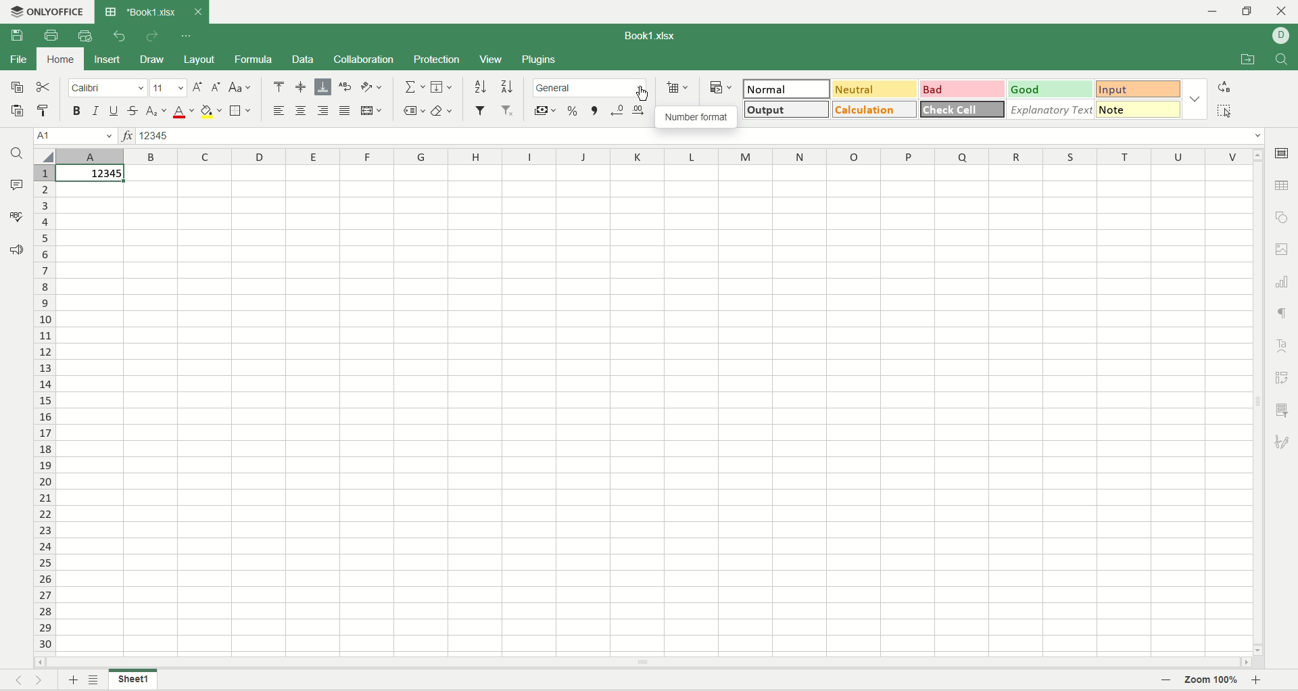 The image size is (1298, 691). Describe the element at coordinates (444, 112) in the screenshot. I see `clear` at that location.